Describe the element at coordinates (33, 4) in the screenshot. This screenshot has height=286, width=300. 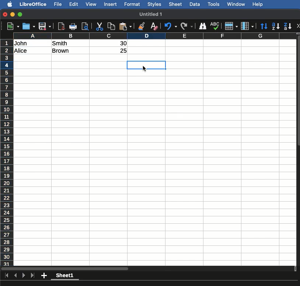
I see `Libreoffice` at that location.